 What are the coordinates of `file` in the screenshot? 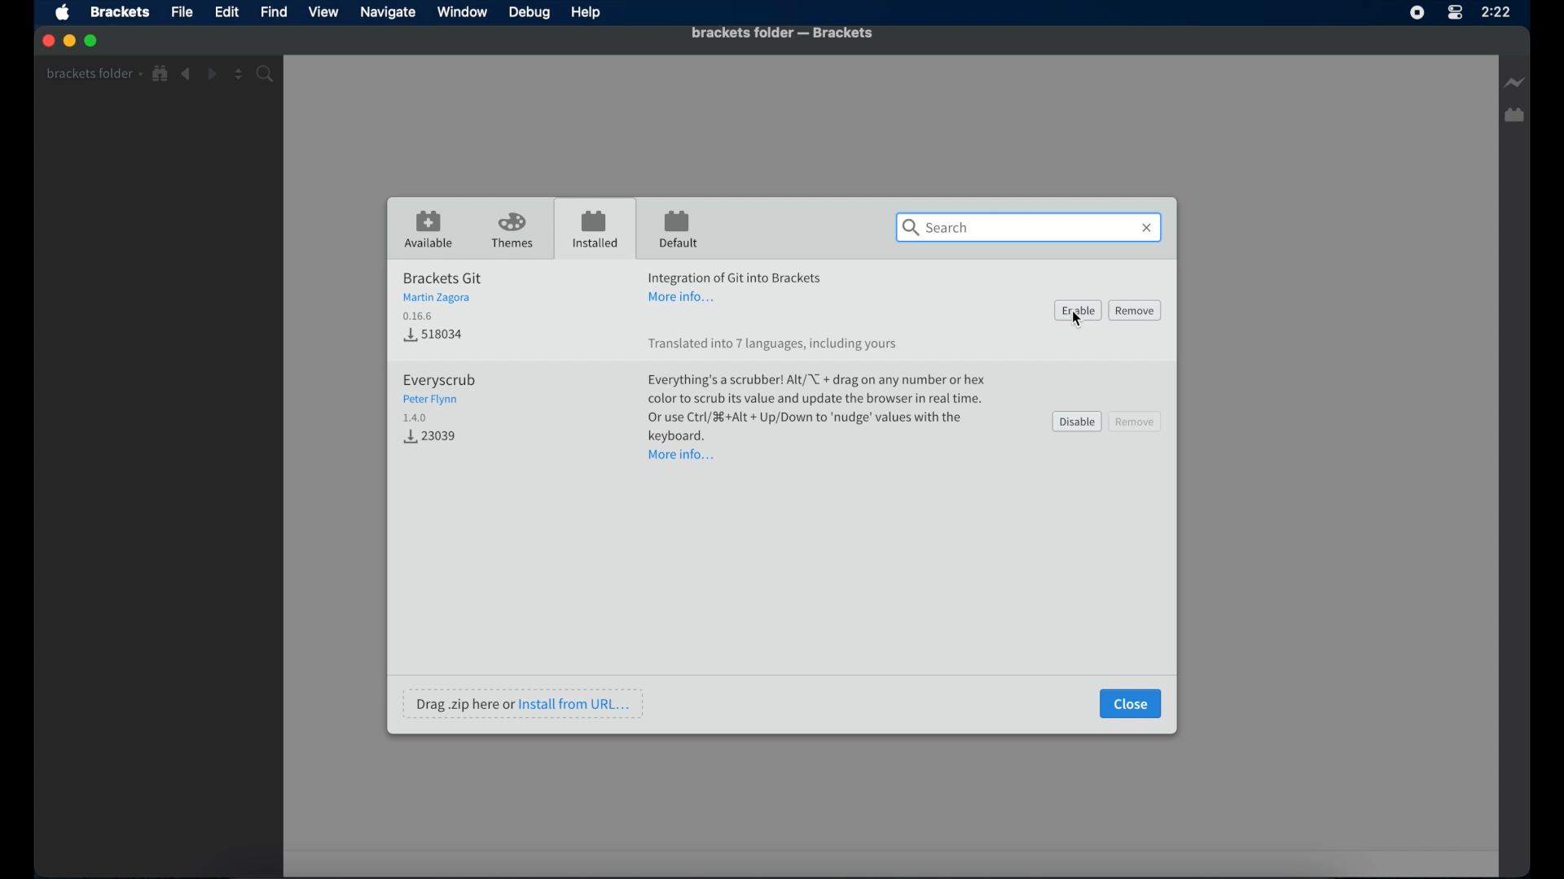 It's located at (182, 11).